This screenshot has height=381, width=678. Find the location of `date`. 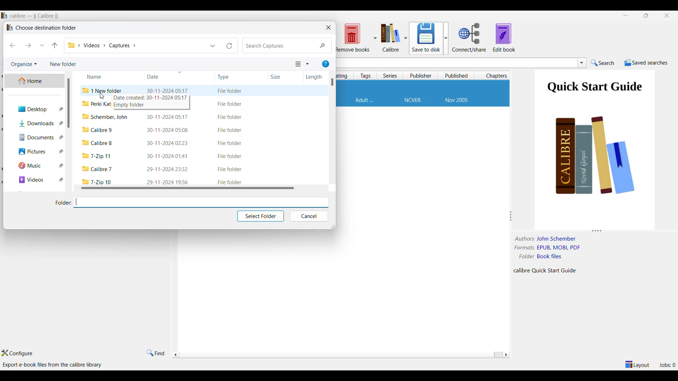

date is located at coordinates (168, 131).